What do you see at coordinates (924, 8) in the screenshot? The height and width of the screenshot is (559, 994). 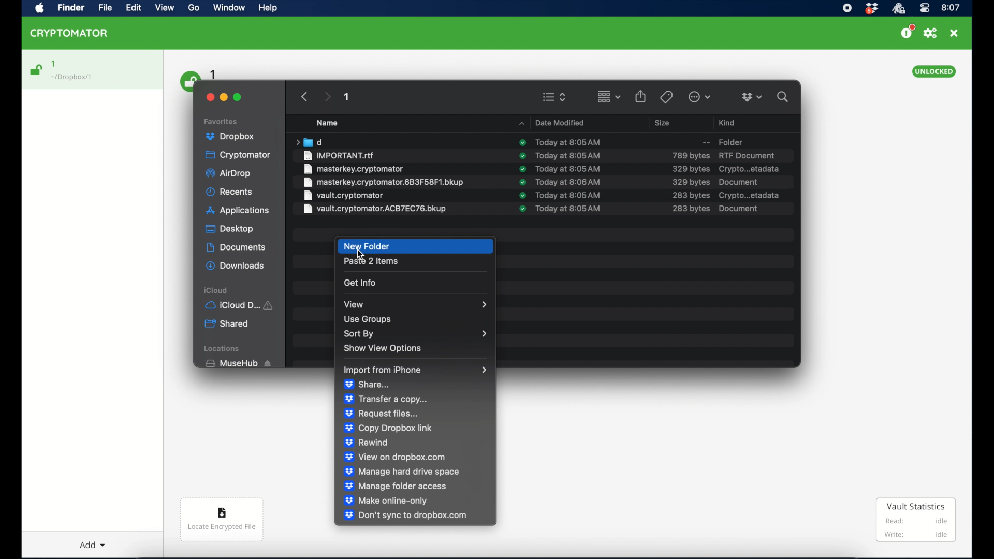 I see `control center` at bounding box center [924, 8].